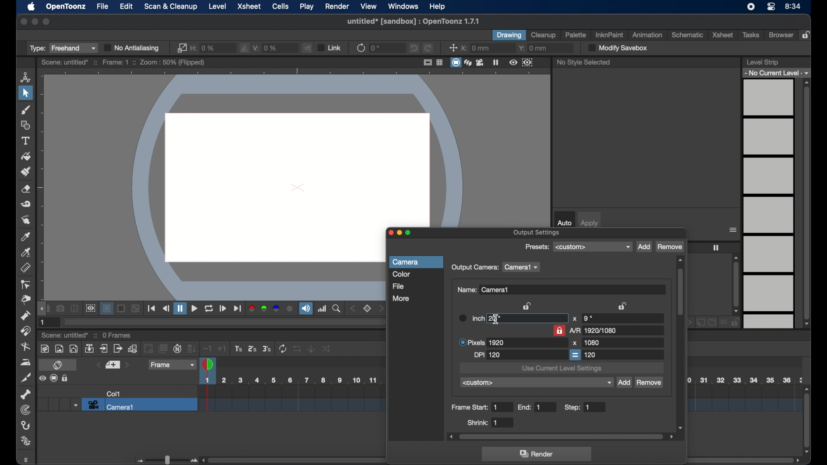  Describe the element at coordinates (25, 410) in the screenshot. I see `tracker tool` at that location.